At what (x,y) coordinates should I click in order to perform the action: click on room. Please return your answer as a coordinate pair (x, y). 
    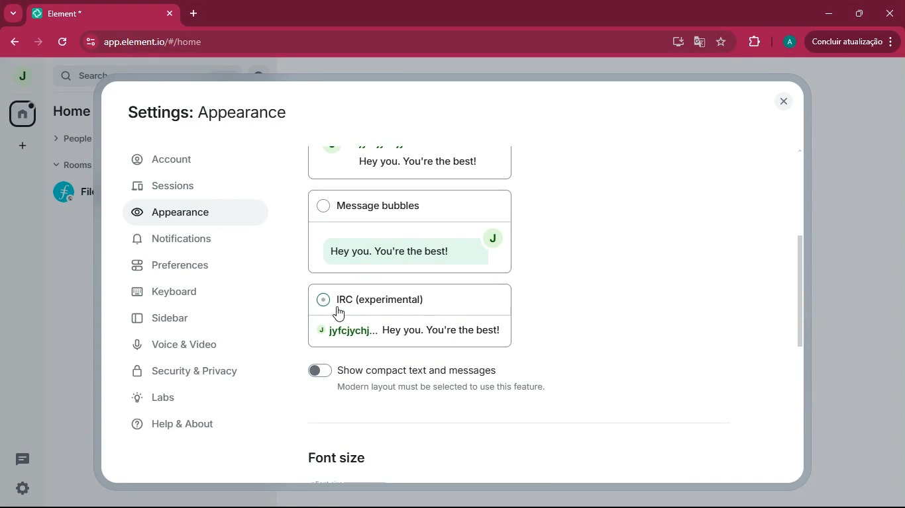
    Looking at the image, I should click on (70, 192).